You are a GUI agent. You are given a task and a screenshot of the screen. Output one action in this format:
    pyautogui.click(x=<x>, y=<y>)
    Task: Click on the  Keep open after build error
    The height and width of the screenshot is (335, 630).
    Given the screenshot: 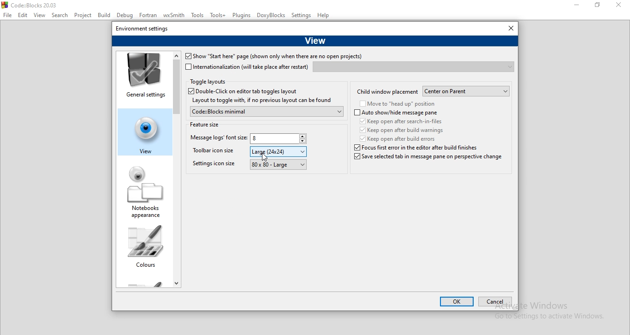 What is the action you would take?
    pyautogui.click(x=398, y=138)
    